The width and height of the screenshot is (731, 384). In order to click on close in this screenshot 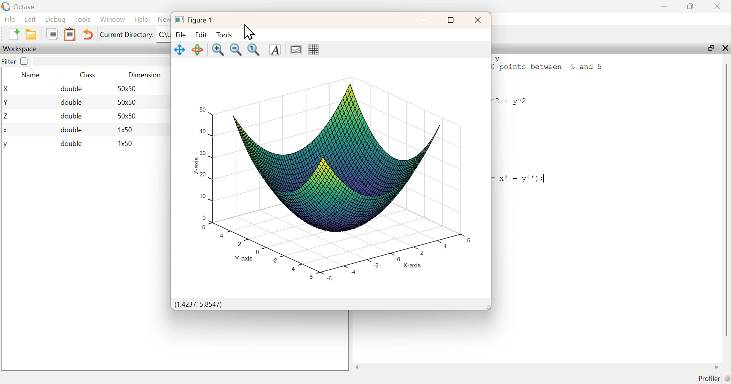, I will do `click(718, 6)`.